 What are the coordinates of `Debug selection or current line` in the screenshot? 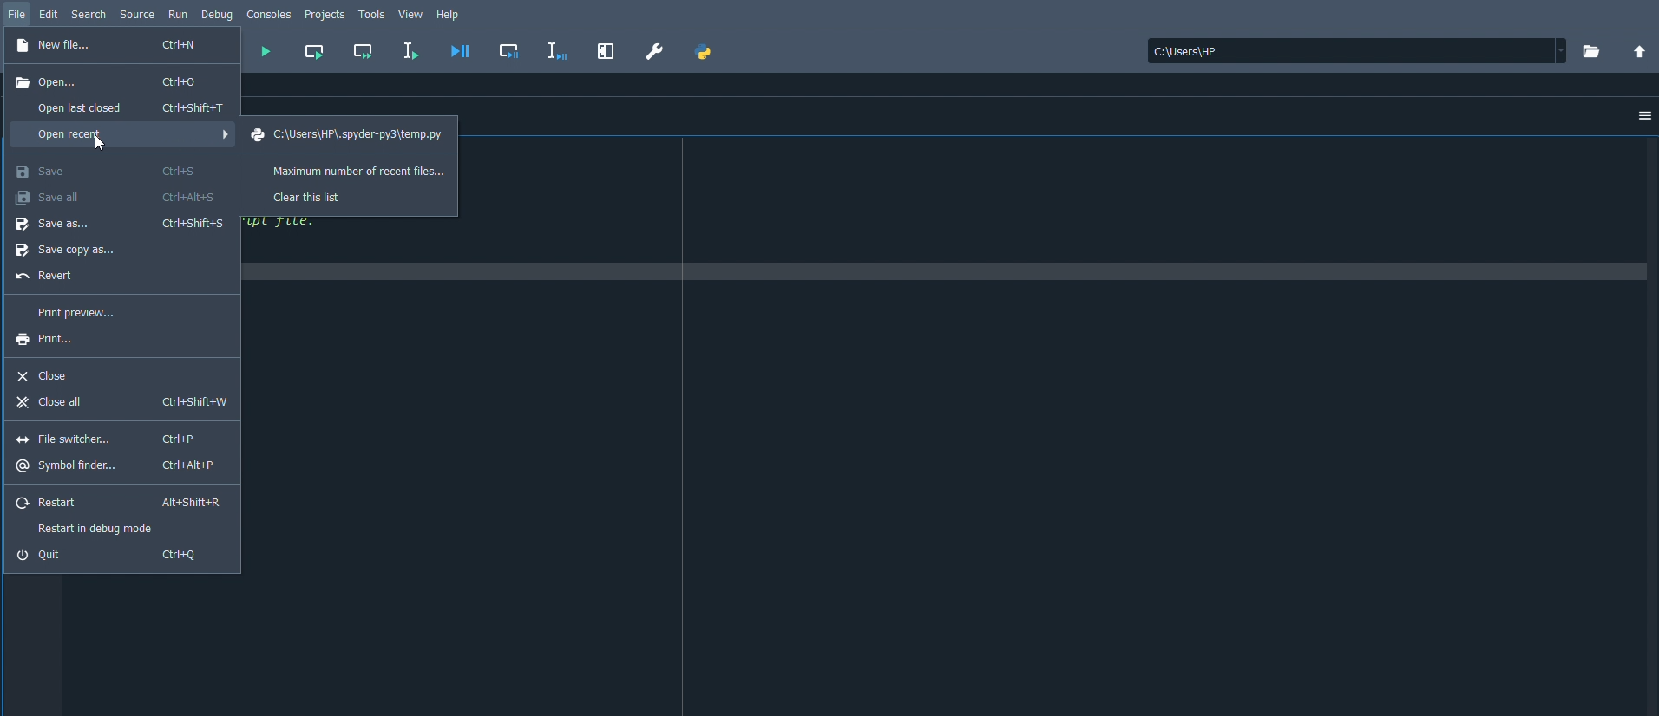 It's located at (557, 51).